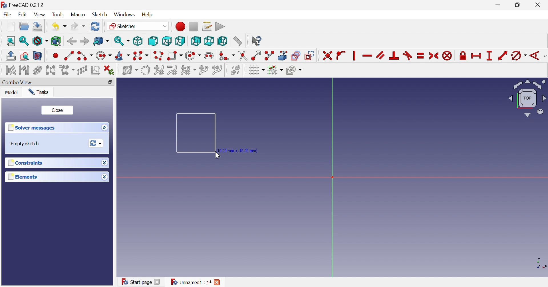  What do you see at coordinates (447, 56) in the screenshot?
I see `Constrain block` at bounding box center [447, 56].